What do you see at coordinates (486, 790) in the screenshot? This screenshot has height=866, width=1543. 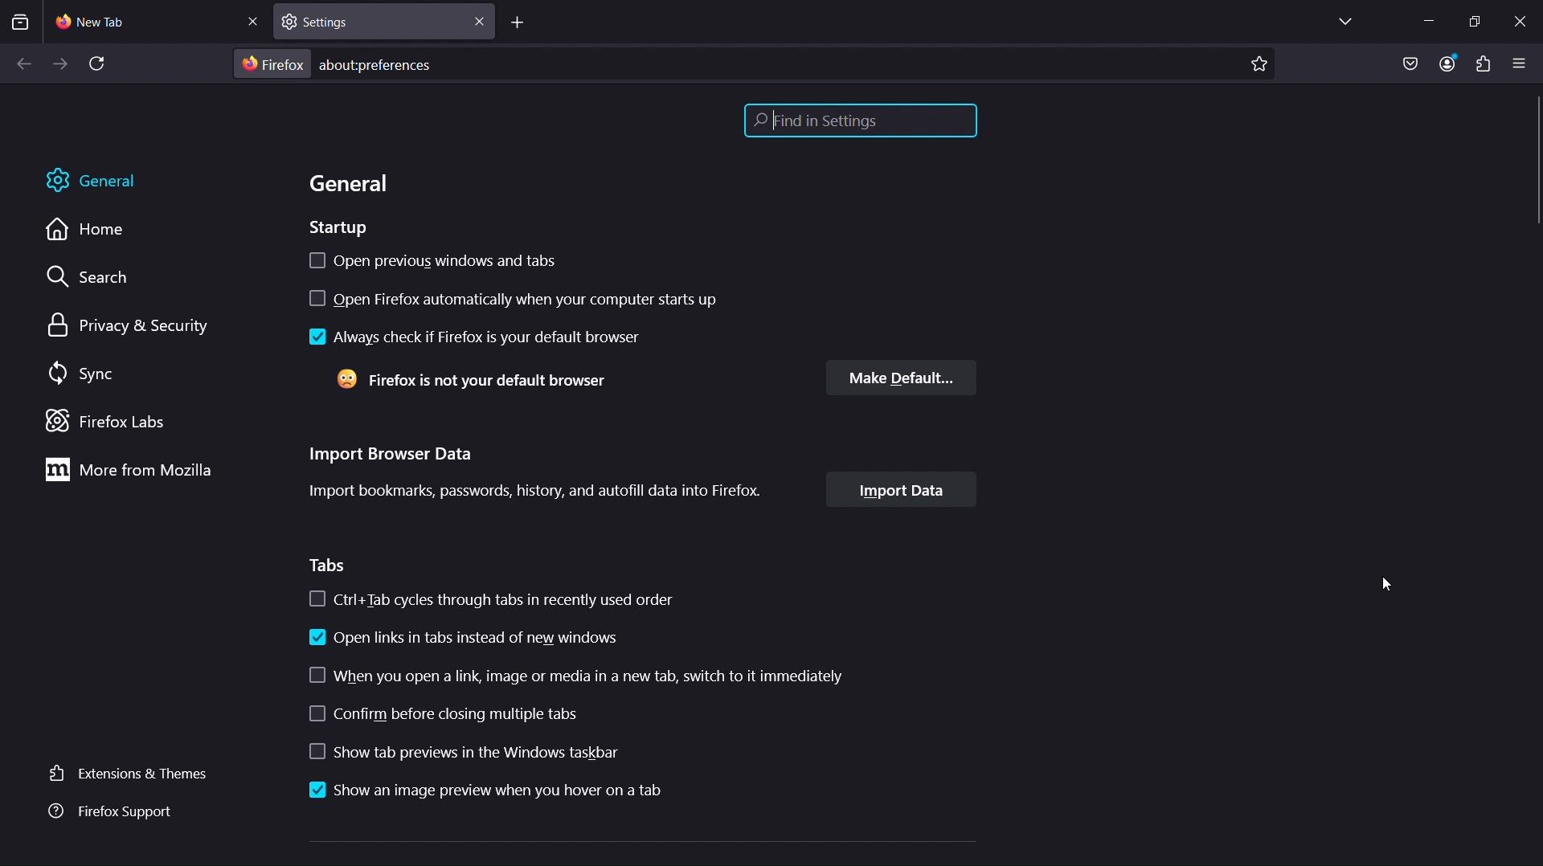 I see `Show an image preview when you hover on a tab` at bounding box center [486, 790].